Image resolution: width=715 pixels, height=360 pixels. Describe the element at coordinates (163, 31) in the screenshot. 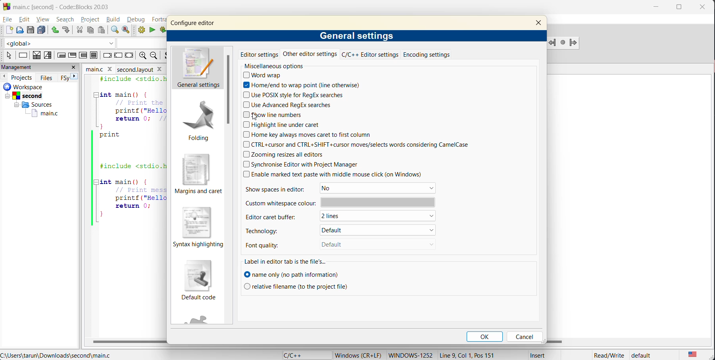

I see `build and run` at that location.